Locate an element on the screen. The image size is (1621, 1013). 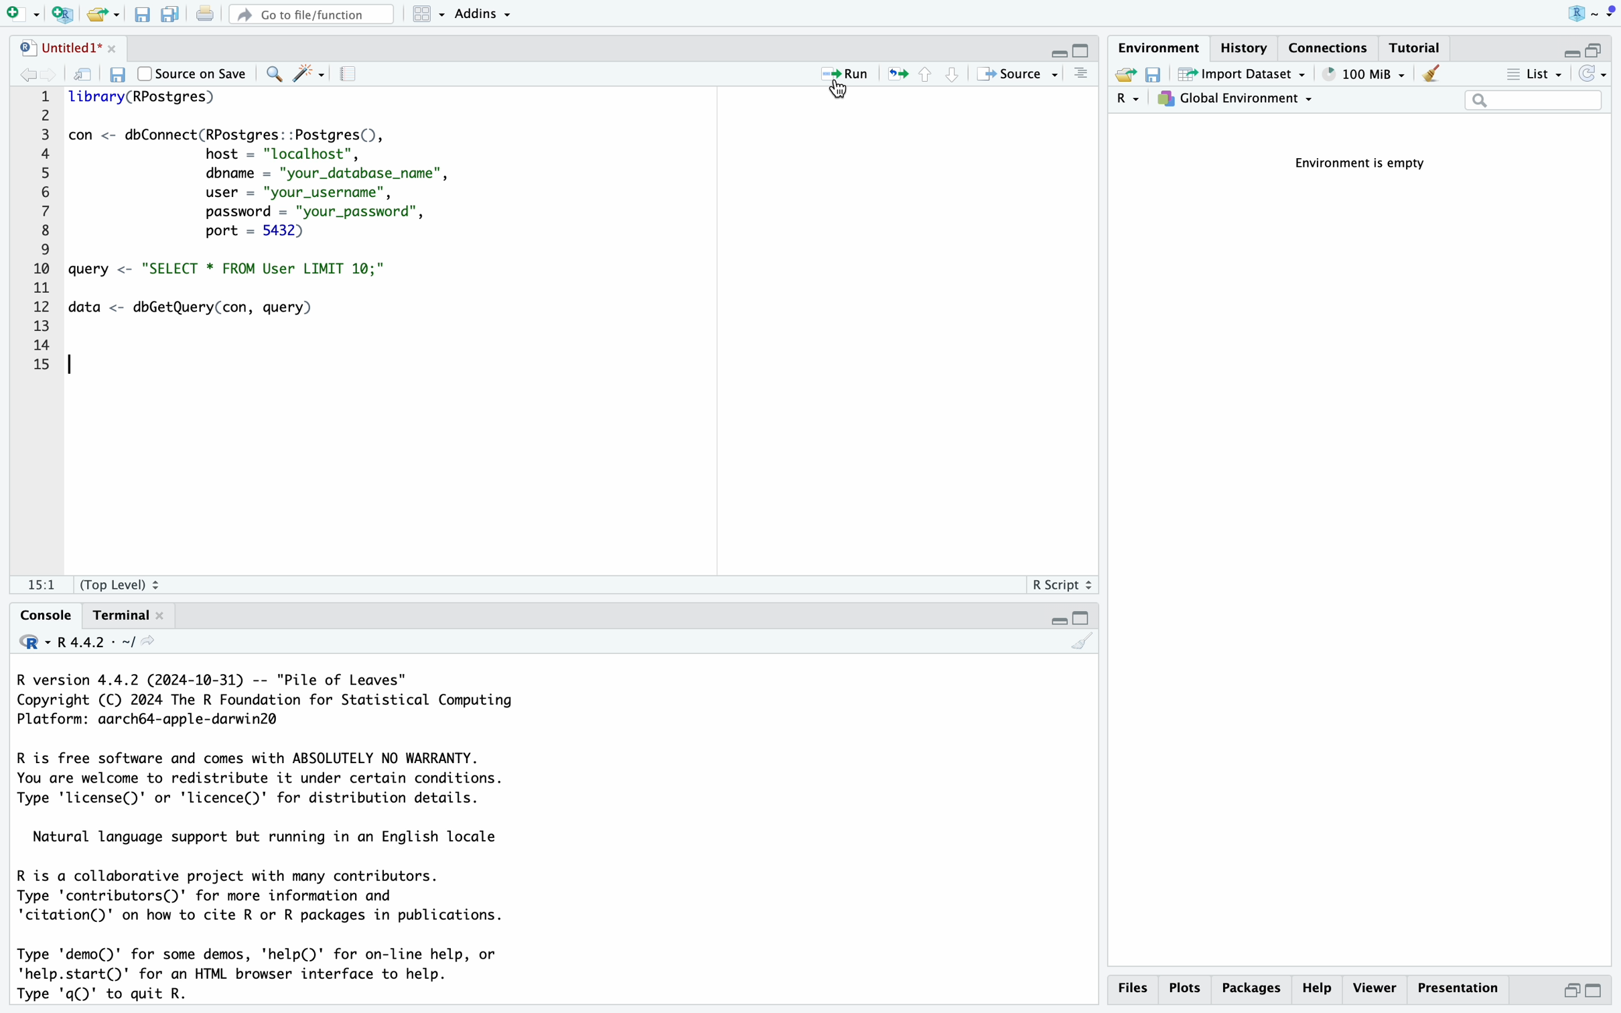
demo and help of R is located at coordinates (261, 976).